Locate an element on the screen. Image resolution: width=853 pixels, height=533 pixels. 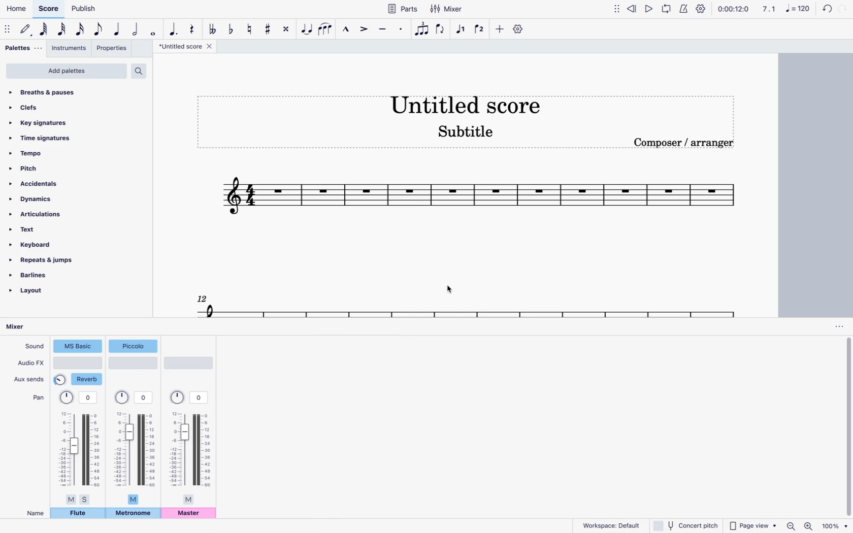
32nd note is located at coordinates (63, 30).